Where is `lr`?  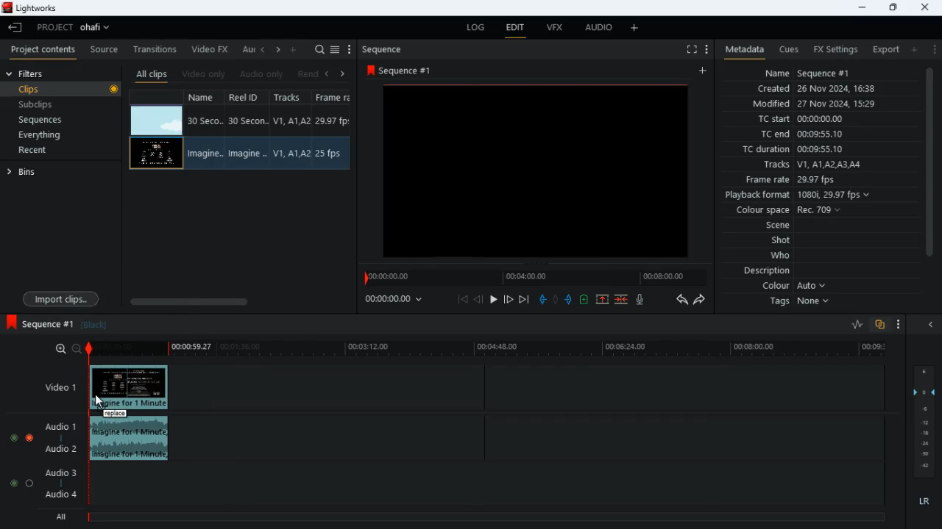
lr is located at coordinates (926, 503).